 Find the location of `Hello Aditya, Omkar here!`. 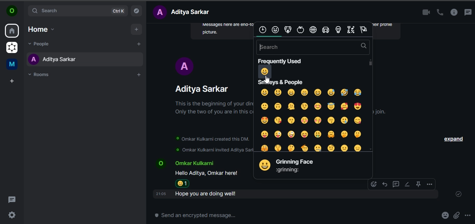

Hello Aditya, Omkar here! is located at coordinates (207, 173).